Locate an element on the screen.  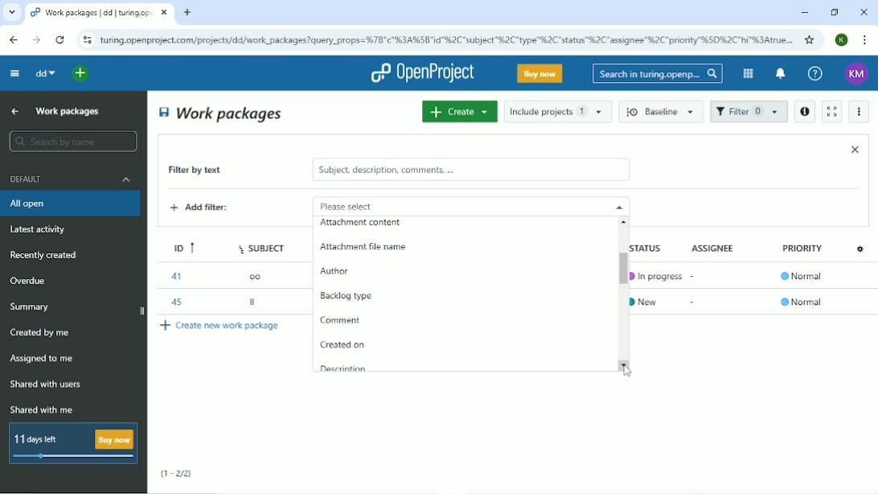
Minimize is located at coordinates (804, 13).